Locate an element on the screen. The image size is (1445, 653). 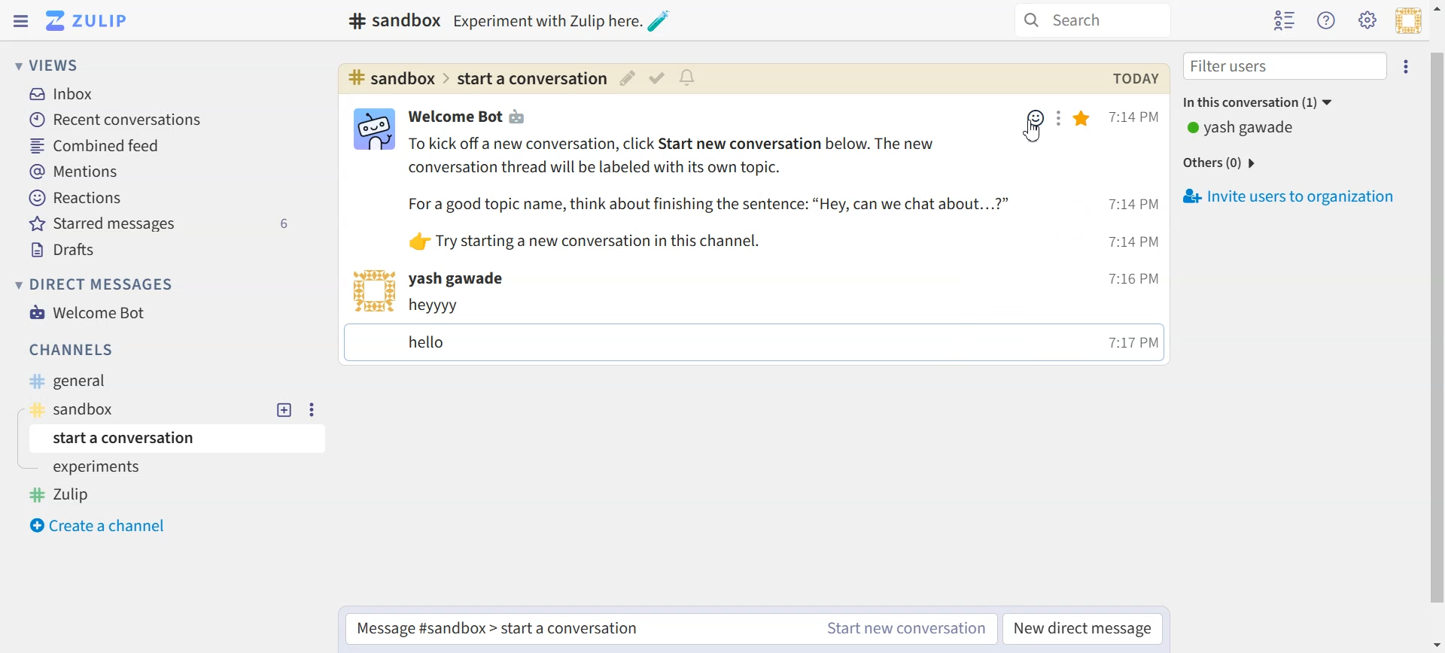
Welcome Bot is located at coordinates (89, 312).